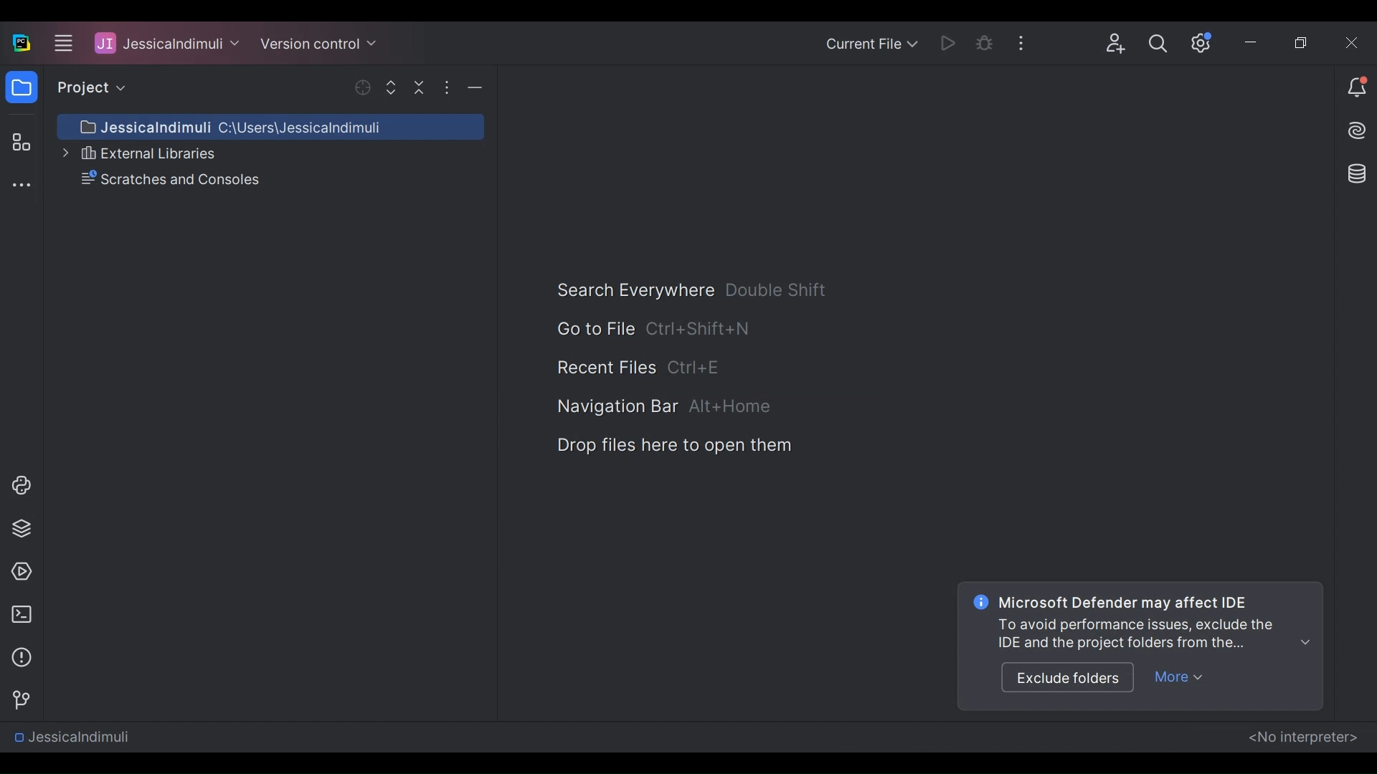 Image resolution: width=1377 pixels, height=774 pixels. What do you see at coordinates (1160, 46) in the screenshot?
I see `Search` at bounding box center [1160, 46].